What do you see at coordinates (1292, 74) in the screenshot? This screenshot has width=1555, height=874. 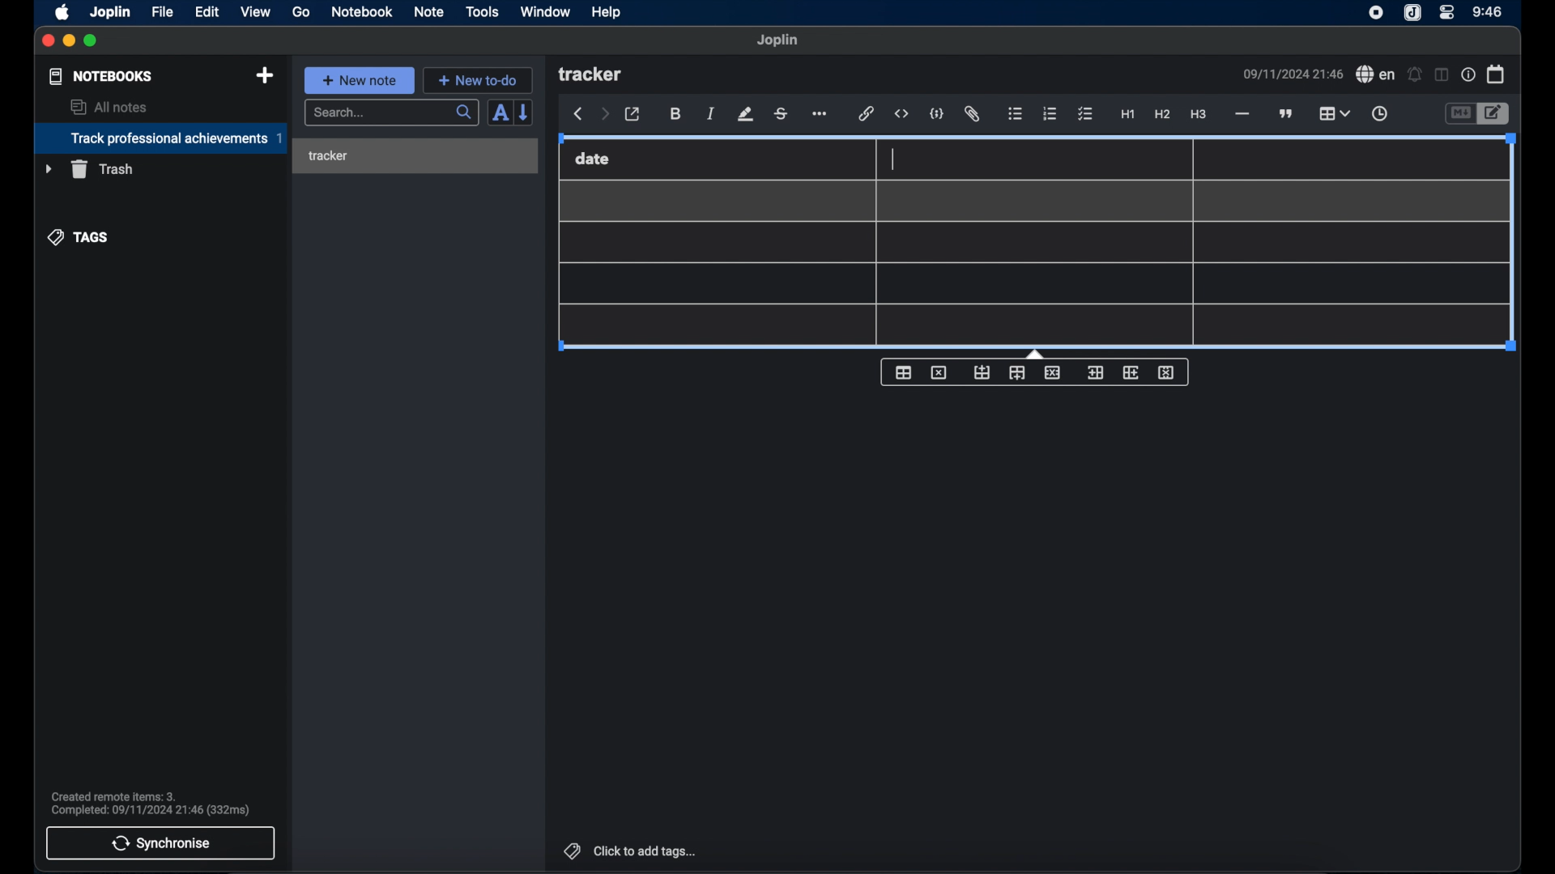 I see `date and time` at bounding box center [1292, 74].